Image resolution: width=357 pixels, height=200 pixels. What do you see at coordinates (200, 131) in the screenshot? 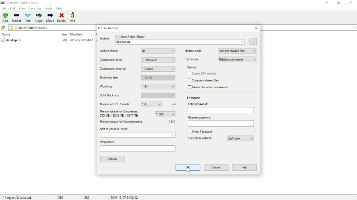
I see `Show password` at bounding box center [200, 131].